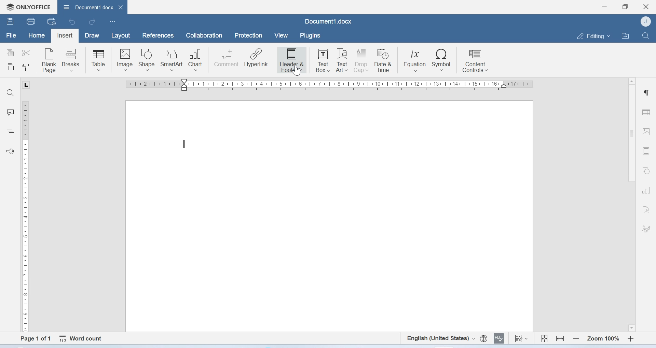  I want to click on redo, so click(92, 23).